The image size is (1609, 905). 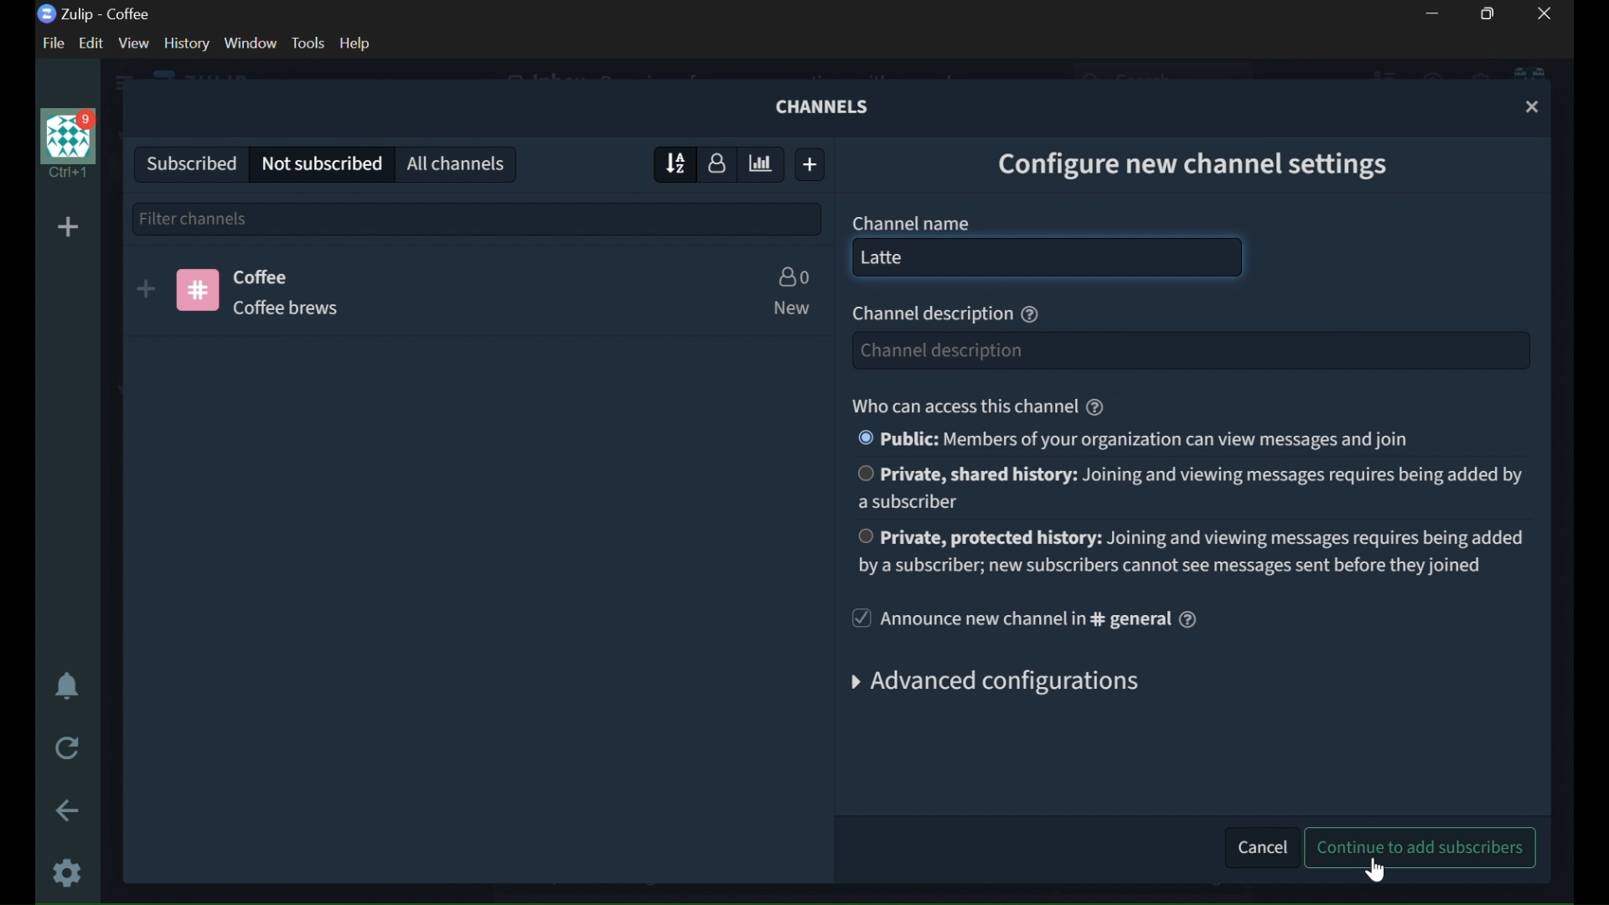 What do you see at coordinates (1131, 438) in the screenshot?
I see `public: Members of your organisation can view messages and join` at bounding box center [1131, 438].